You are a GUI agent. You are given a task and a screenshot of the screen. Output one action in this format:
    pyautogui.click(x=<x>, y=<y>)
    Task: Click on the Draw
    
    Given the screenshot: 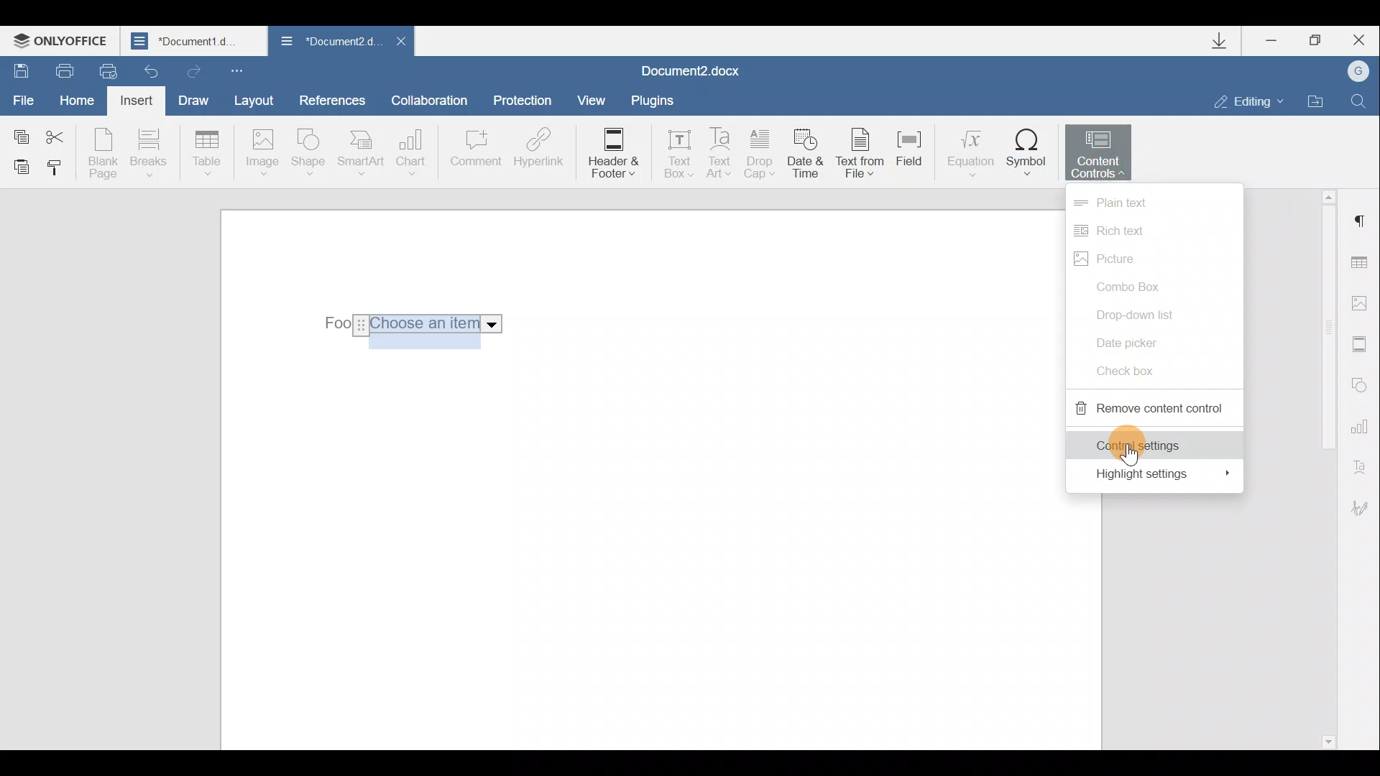 What is the action you would take?
    pyautogui.click(x=191, y=98)
    